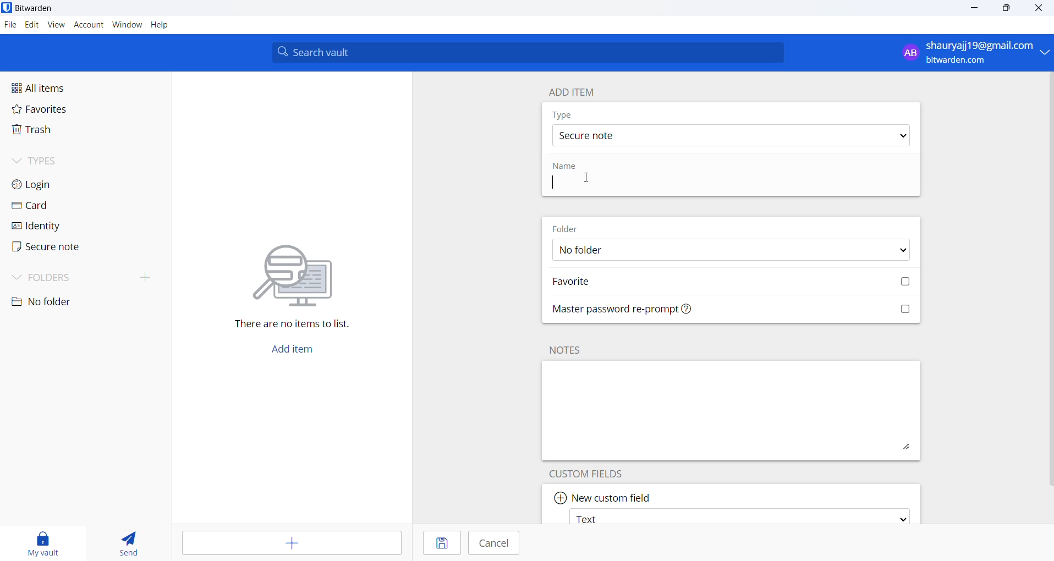 This screenshot has height=561, width=1054. I want to click on no folder, so click(65, 302).